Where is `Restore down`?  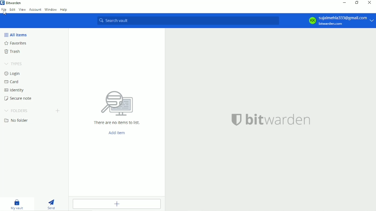
Restore down is located at coordinates (357, 3).